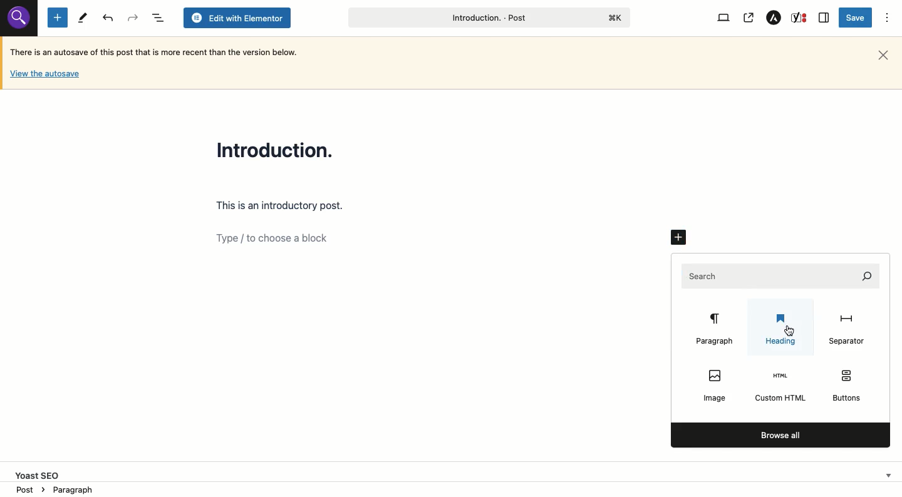  Describe the element at coordinates (848, 387) in the screenshot. I see `Buttons` at that location.